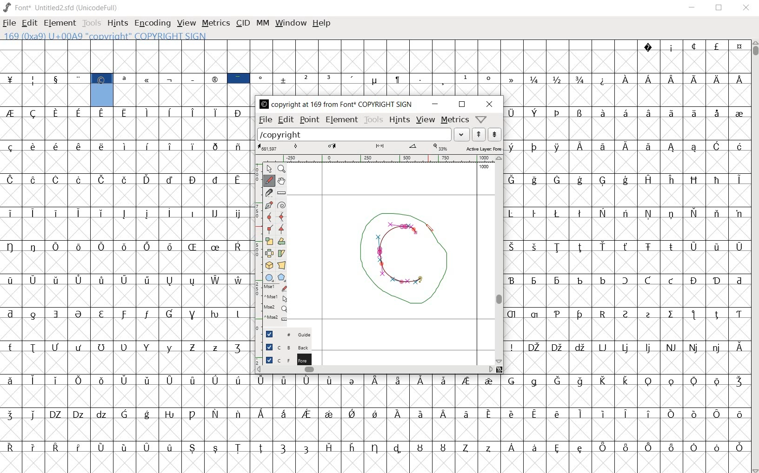 The image size is (759, 473). What do you see at coordinates (269, 204) in the screenshot?
I see `add a point, then drag out its control points` at bounding box center [269, 204].